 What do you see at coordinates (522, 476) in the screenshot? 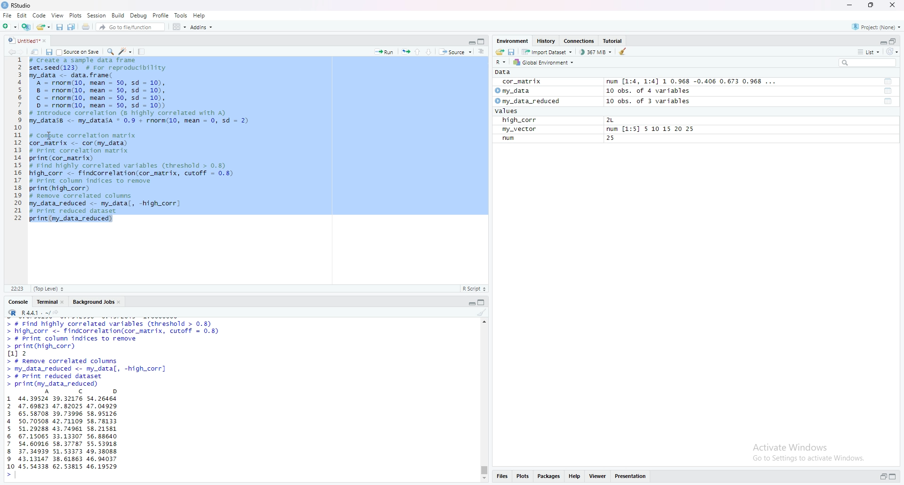
I see `Plots` at bounding box center [522, 476].